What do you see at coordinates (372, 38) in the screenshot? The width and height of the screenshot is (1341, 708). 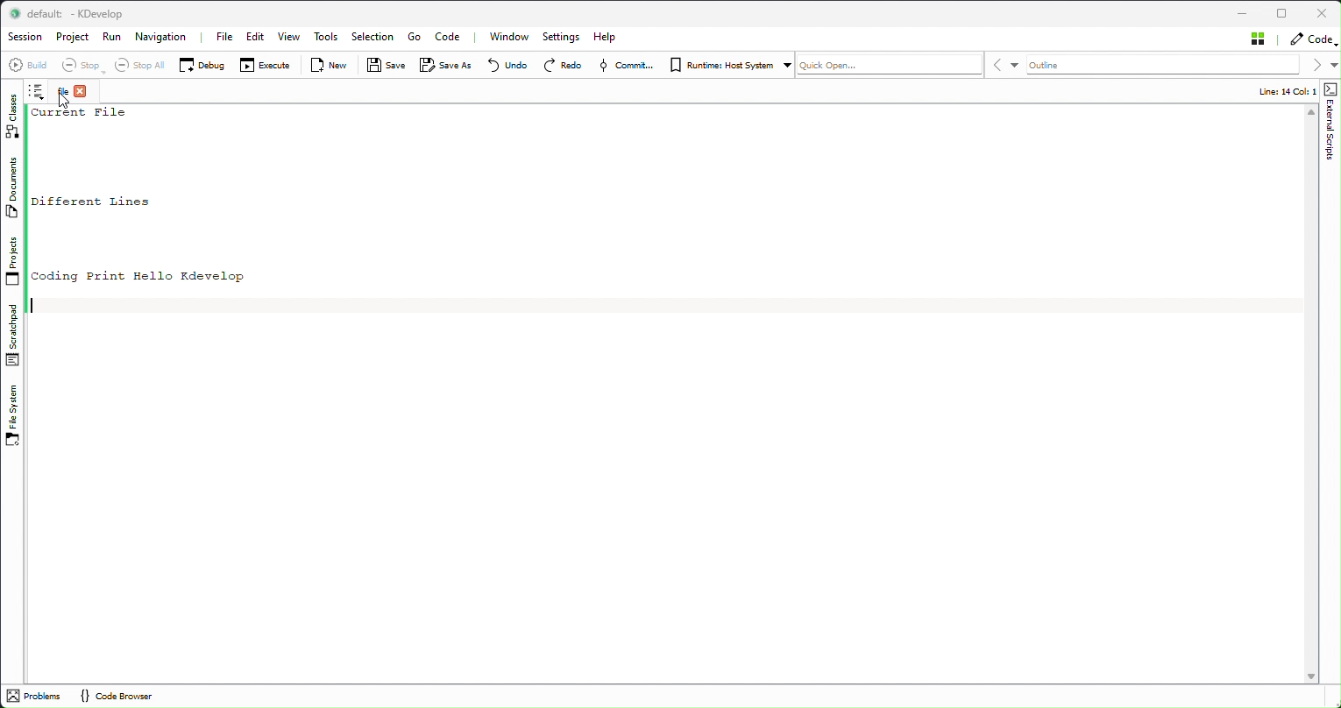 I see `Selection` at bounding box center [372, 38].